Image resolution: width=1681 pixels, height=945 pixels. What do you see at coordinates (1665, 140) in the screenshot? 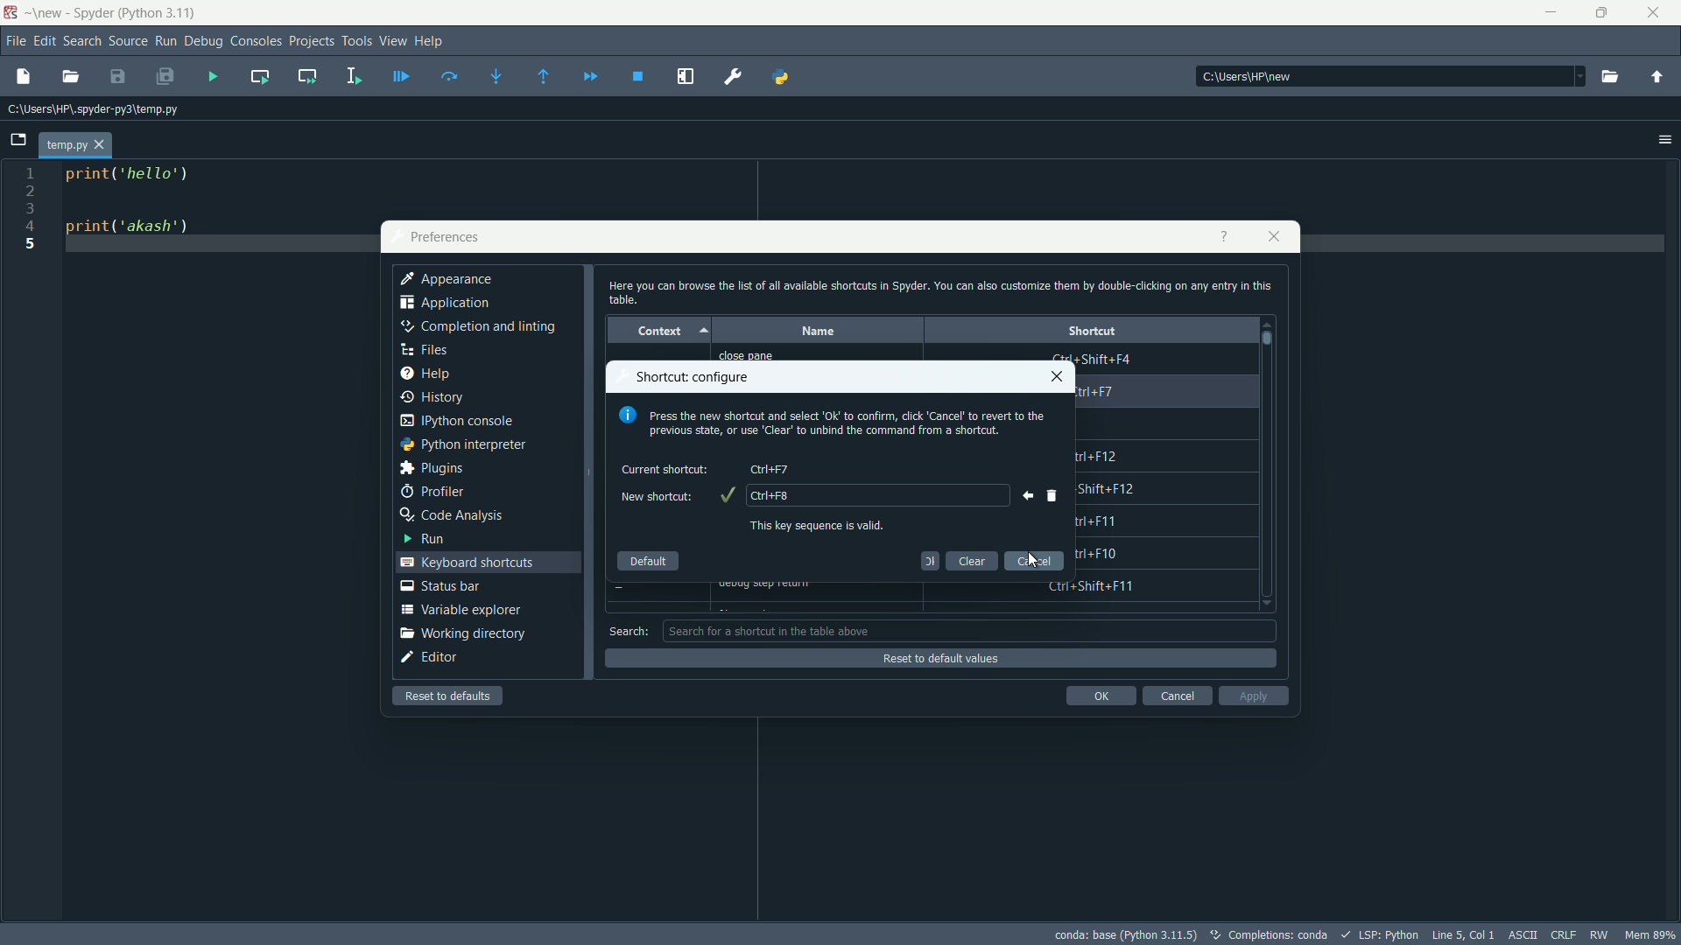
I see `options` at bounding box center [1665, 140].